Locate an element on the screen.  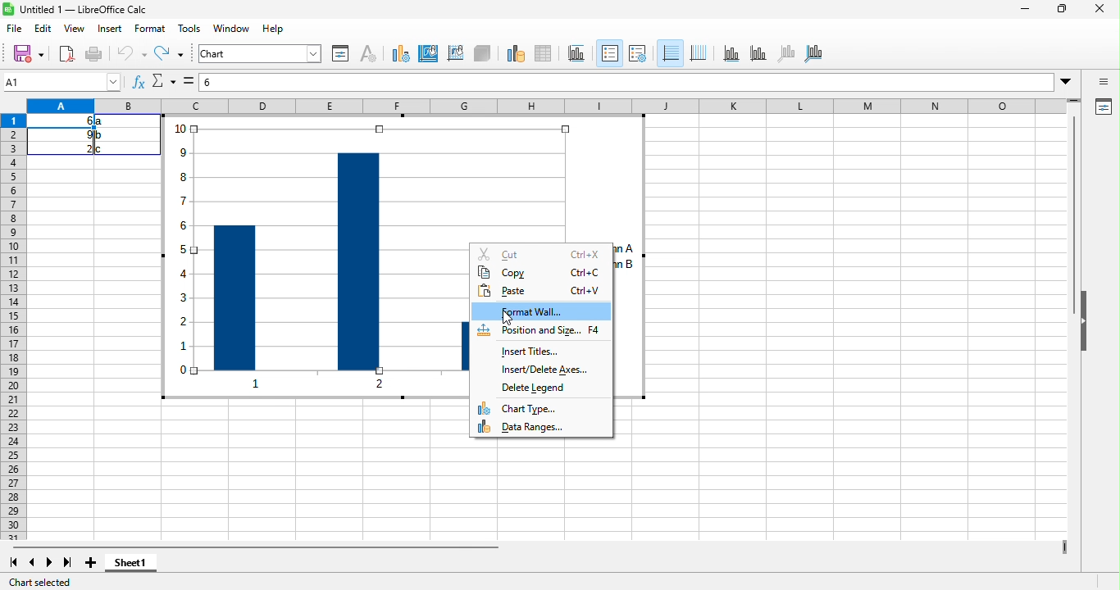
sheet1 is located at coordinates (148, 567).